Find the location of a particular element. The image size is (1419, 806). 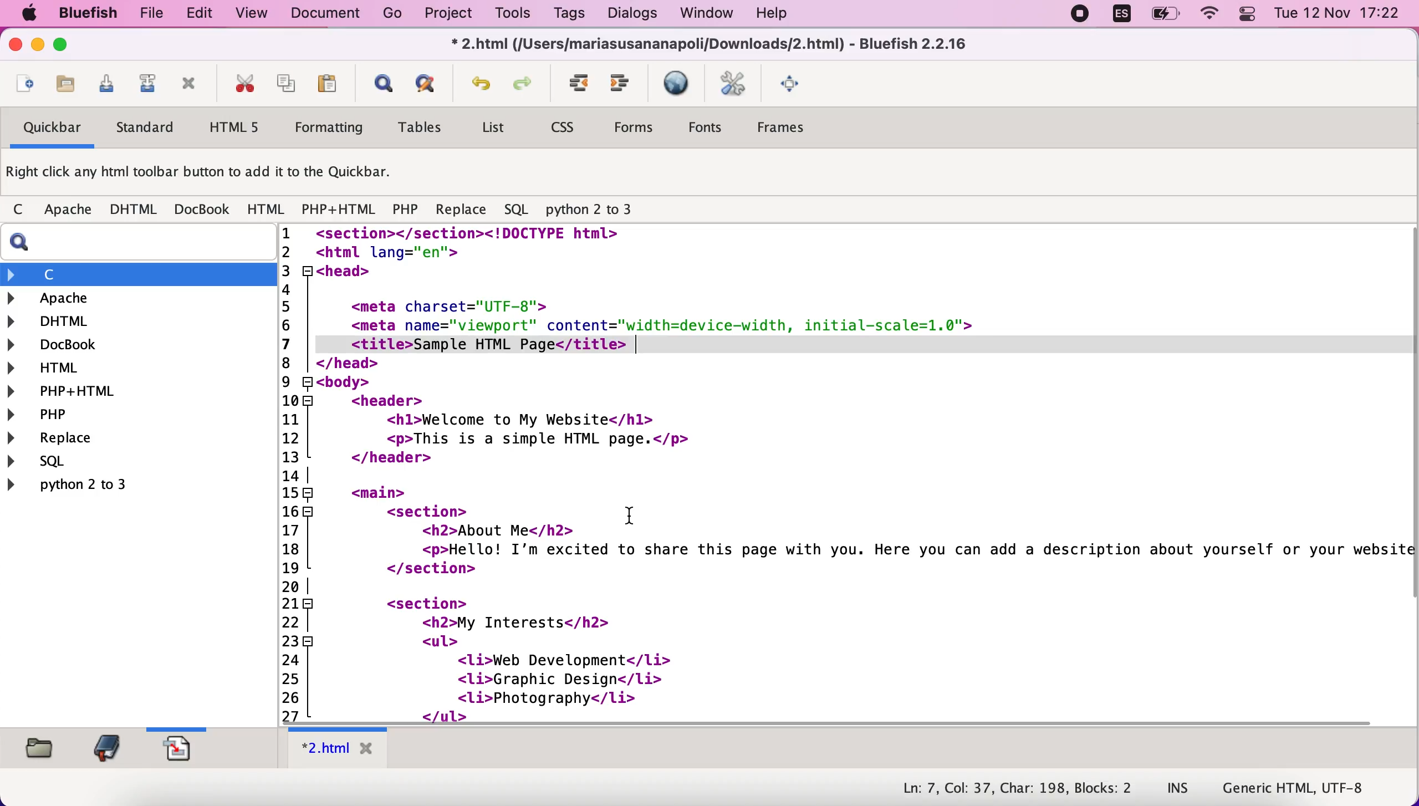

redo is located at coordinates (523, 84).